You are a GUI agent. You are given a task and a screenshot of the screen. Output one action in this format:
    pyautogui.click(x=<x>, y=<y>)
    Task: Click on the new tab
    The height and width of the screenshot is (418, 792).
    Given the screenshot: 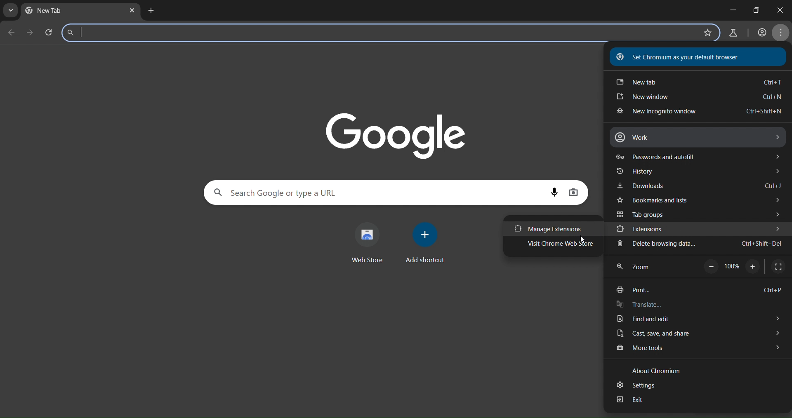 What is the action you would take?
    pyautogui.click(x=151, y=10)
    